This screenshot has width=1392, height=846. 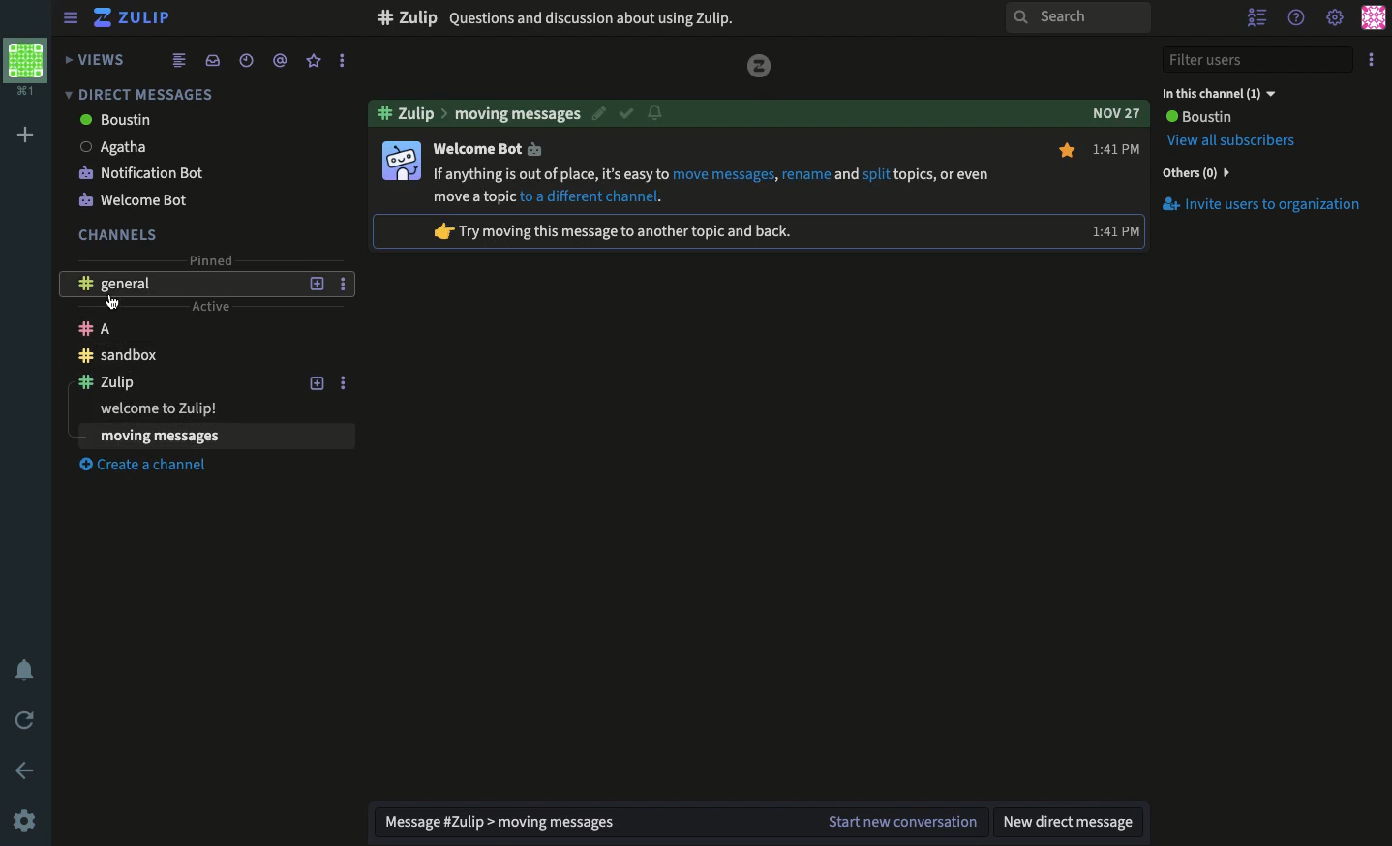 What do you see at coordinates (1260, 204) in the screenshot?
I see `Invite users` at bounding box center [1260, 204].